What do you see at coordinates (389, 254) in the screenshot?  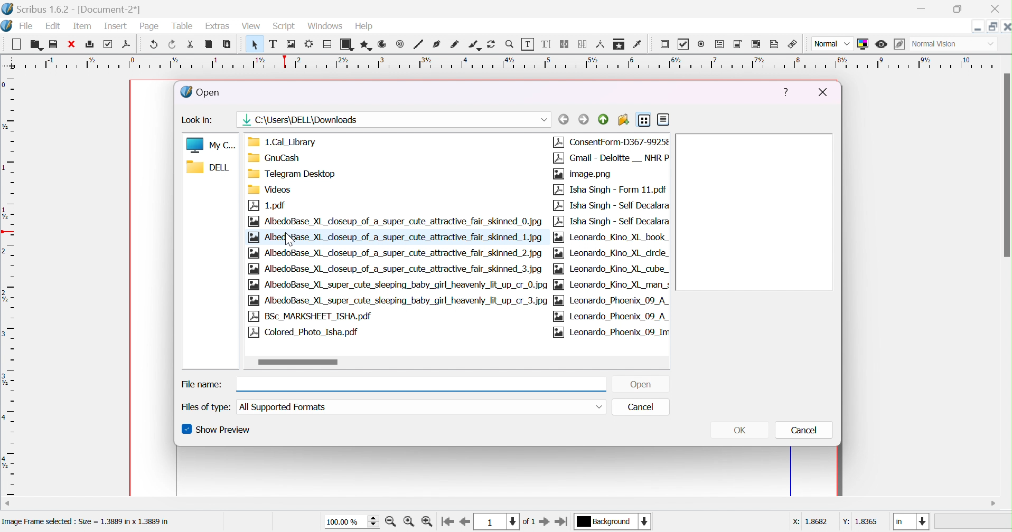 I see `| |aa) AlbedoBase_XL_closeup_of_a_super_cute_attractive_fair_skinned_2.jpg` at bounding box center [389, 254].